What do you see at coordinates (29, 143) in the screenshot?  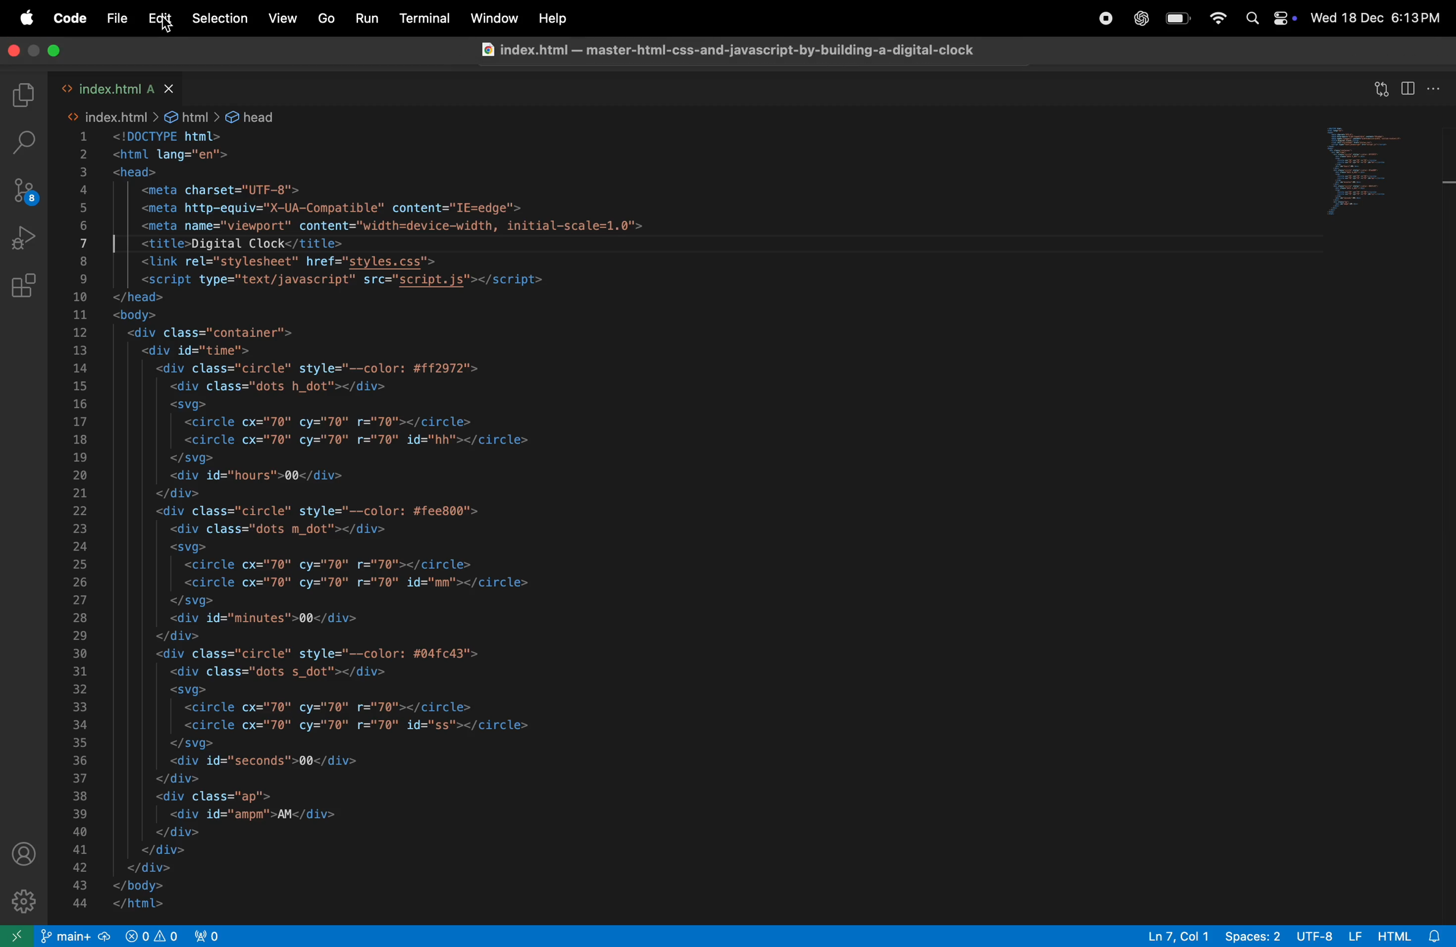 I see `search` at bounding box center [29, 143].